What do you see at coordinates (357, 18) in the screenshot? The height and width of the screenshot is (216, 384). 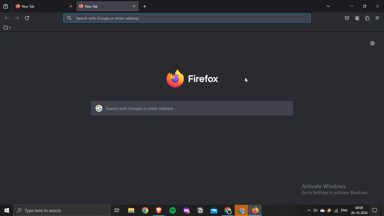 I see `account` at bounding box center [357, 18].